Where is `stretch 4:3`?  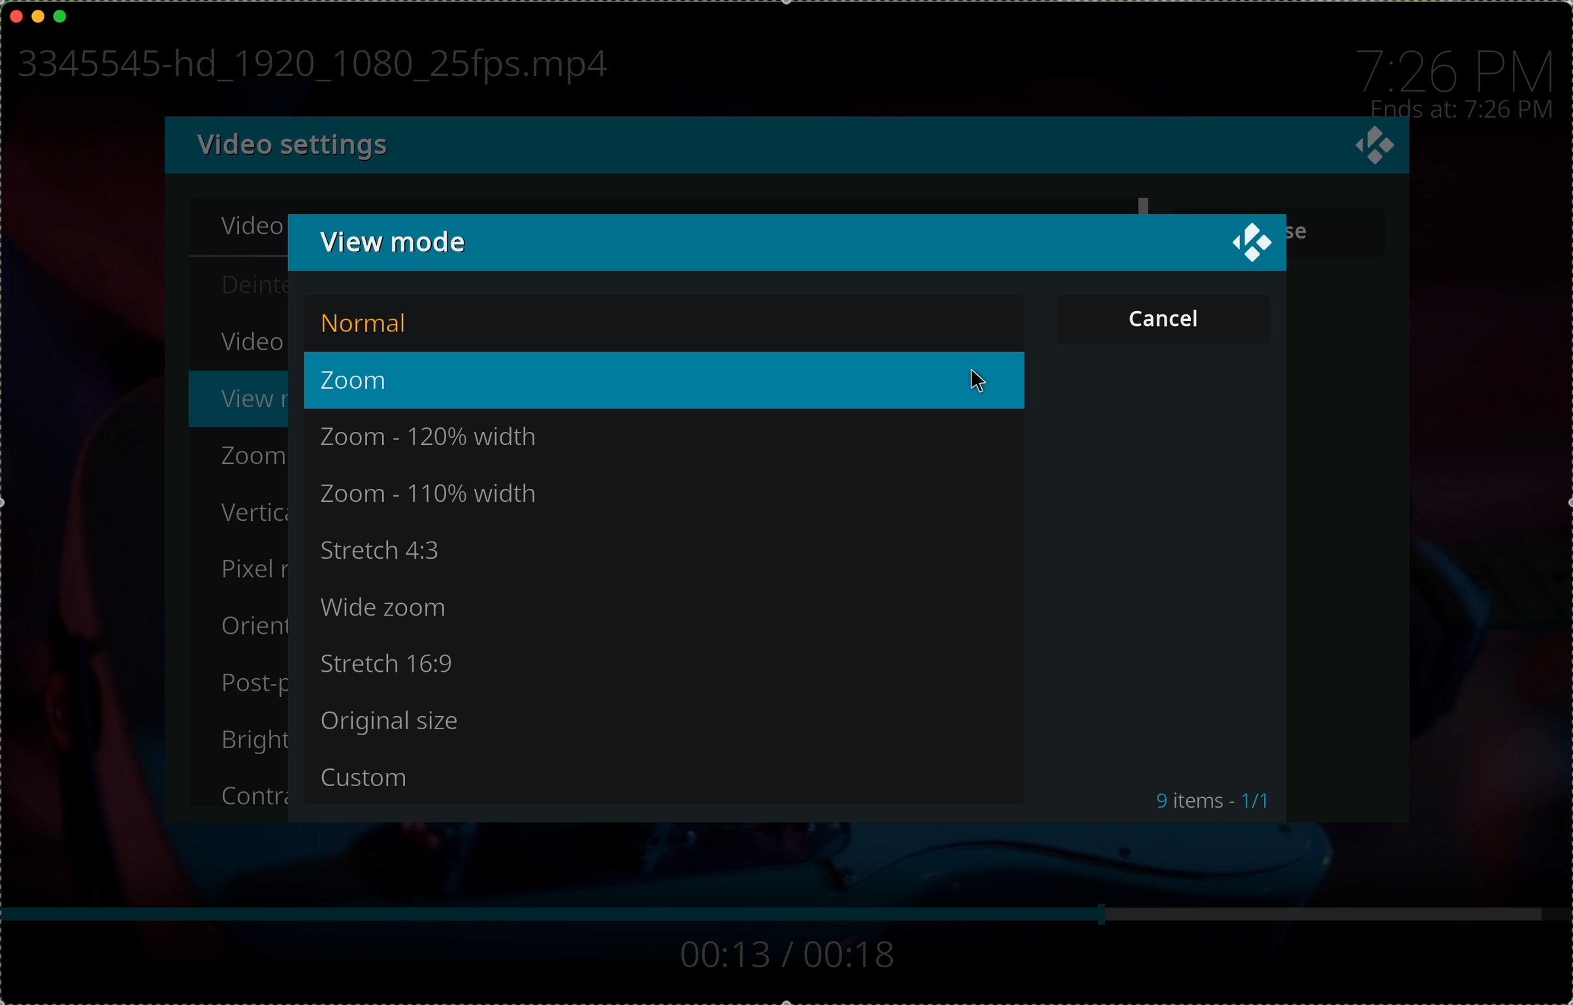
stretch 4:3 is located at coordinates (380, 553).